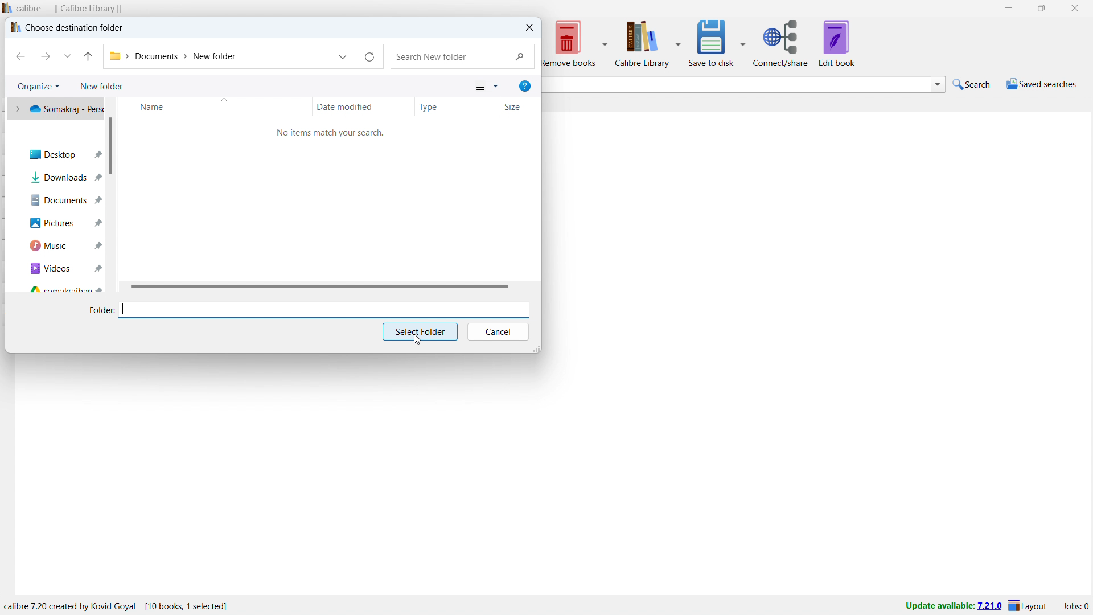  I want to click on uodate, so click(951, 607).